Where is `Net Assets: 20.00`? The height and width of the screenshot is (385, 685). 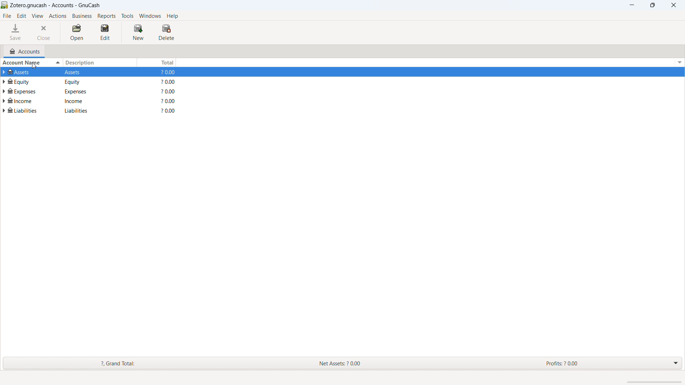 Net Assets: 20.00 is located at coordinates (349, 363).